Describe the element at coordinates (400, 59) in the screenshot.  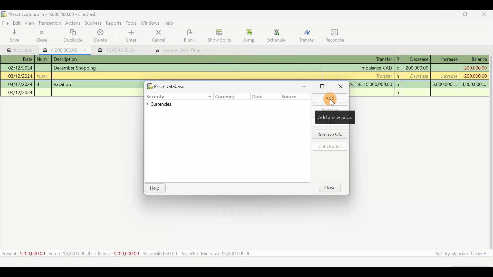
I see `R` at that location.